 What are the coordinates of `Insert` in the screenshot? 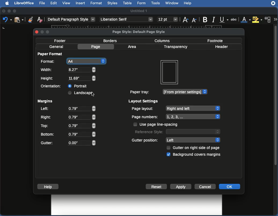 It's located at (81, 3).